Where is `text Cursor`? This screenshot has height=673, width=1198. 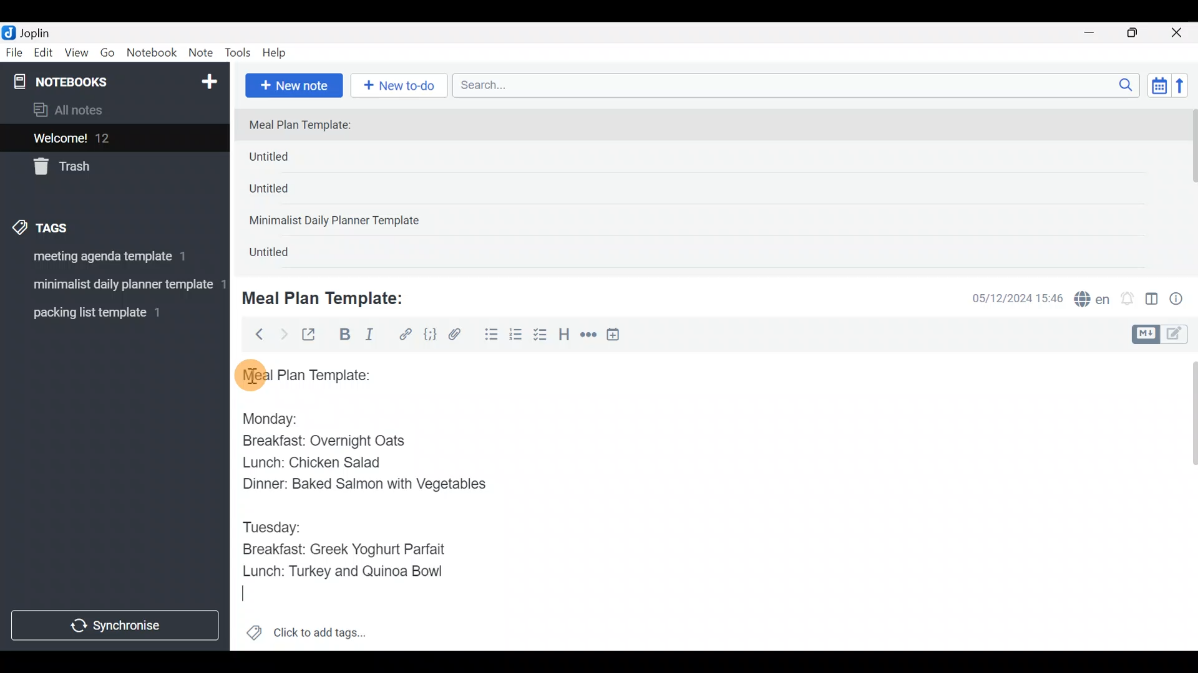
text Cursor is located at coordinates (251, 593).